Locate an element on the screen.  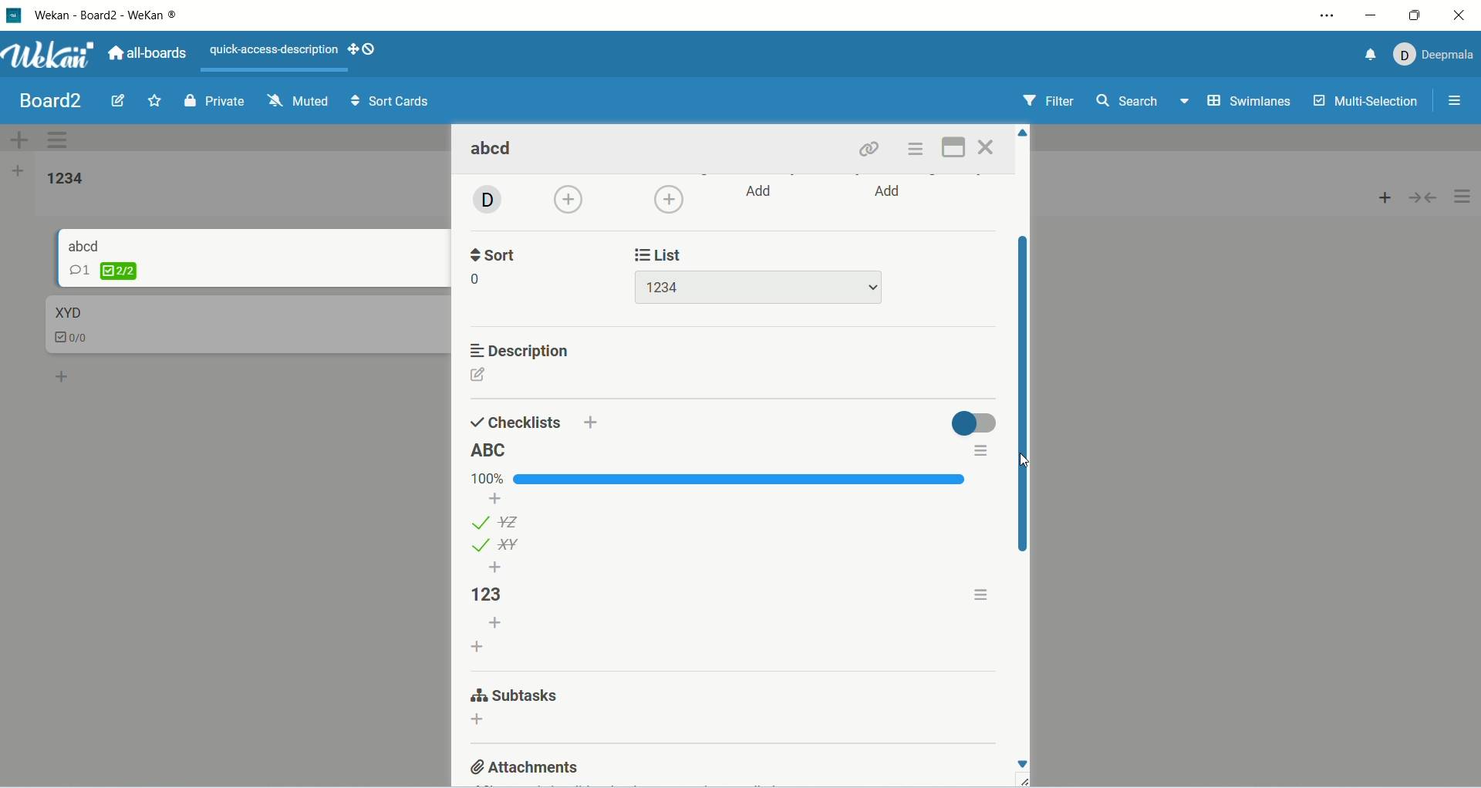
checklist is located at coordinates (78, 339).